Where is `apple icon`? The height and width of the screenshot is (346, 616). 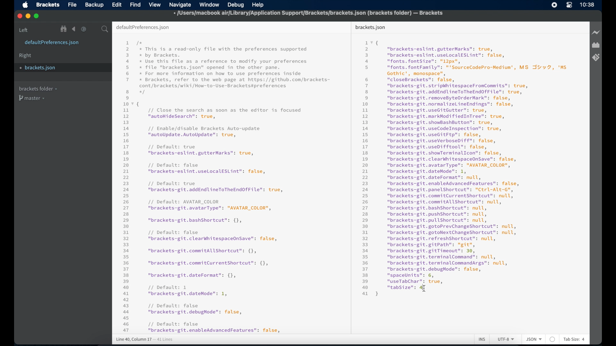
apple icon is located at coordinates (26, 5).